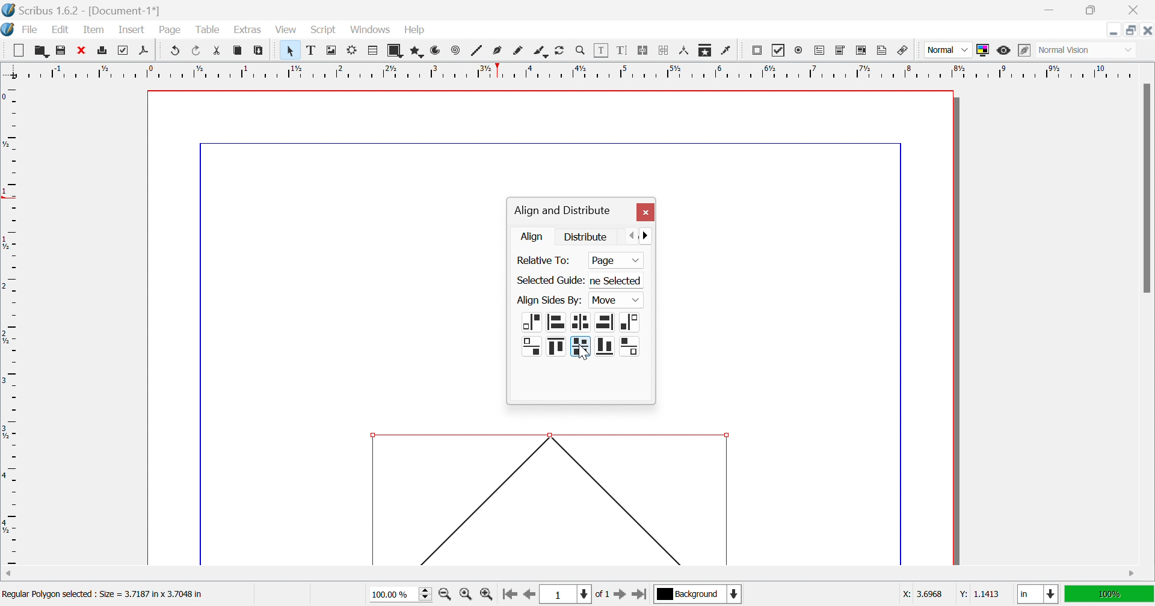  I want to click on PDF checkbox, so click(778, 50).